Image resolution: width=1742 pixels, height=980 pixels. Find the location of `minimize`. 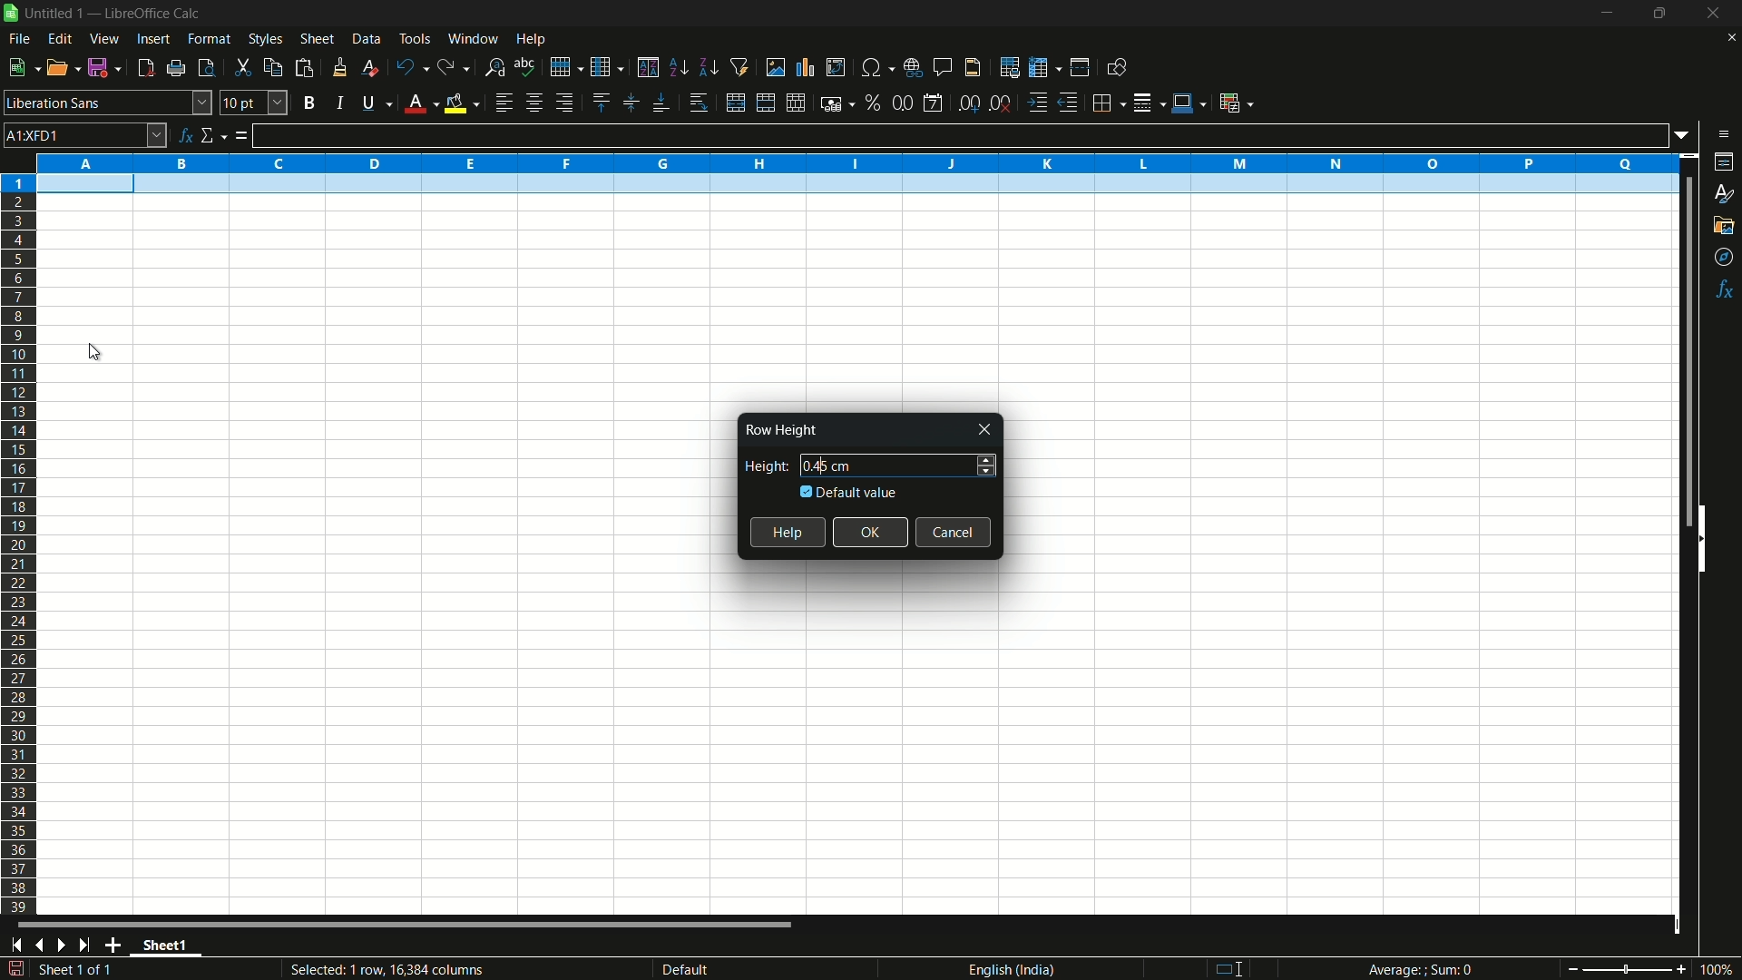

minimize is located at coordinates (1607, 14).